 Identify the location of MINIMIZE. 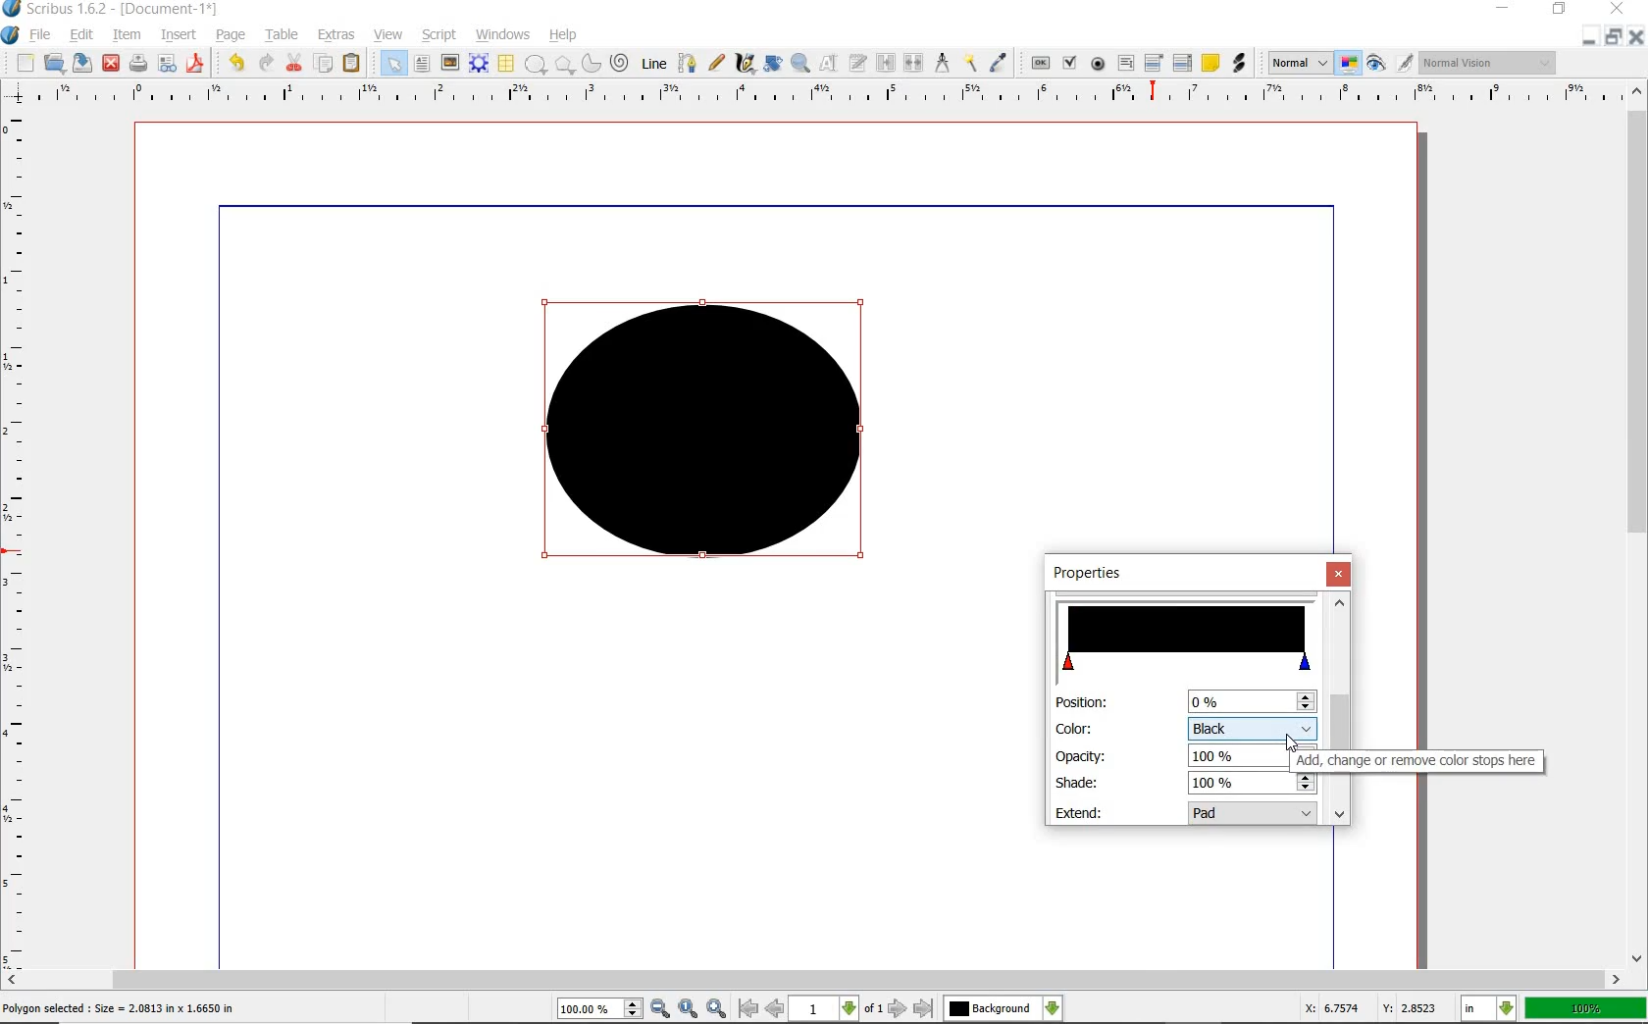
(1588, 38).